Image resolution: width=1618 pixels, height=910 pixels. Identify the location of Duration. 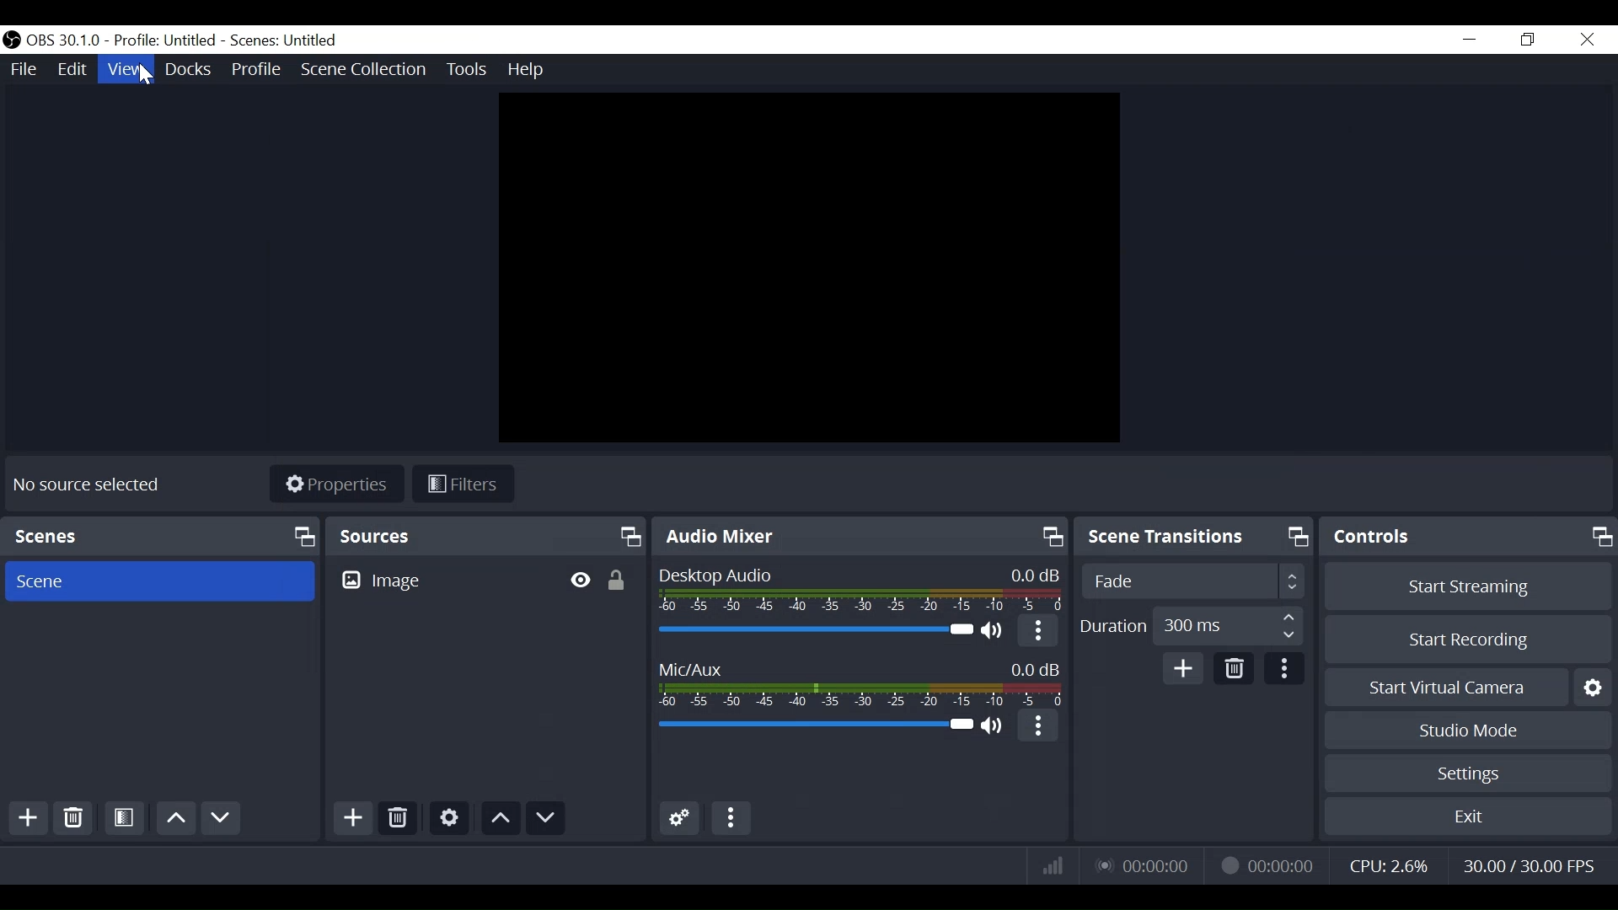
(1190, 629).